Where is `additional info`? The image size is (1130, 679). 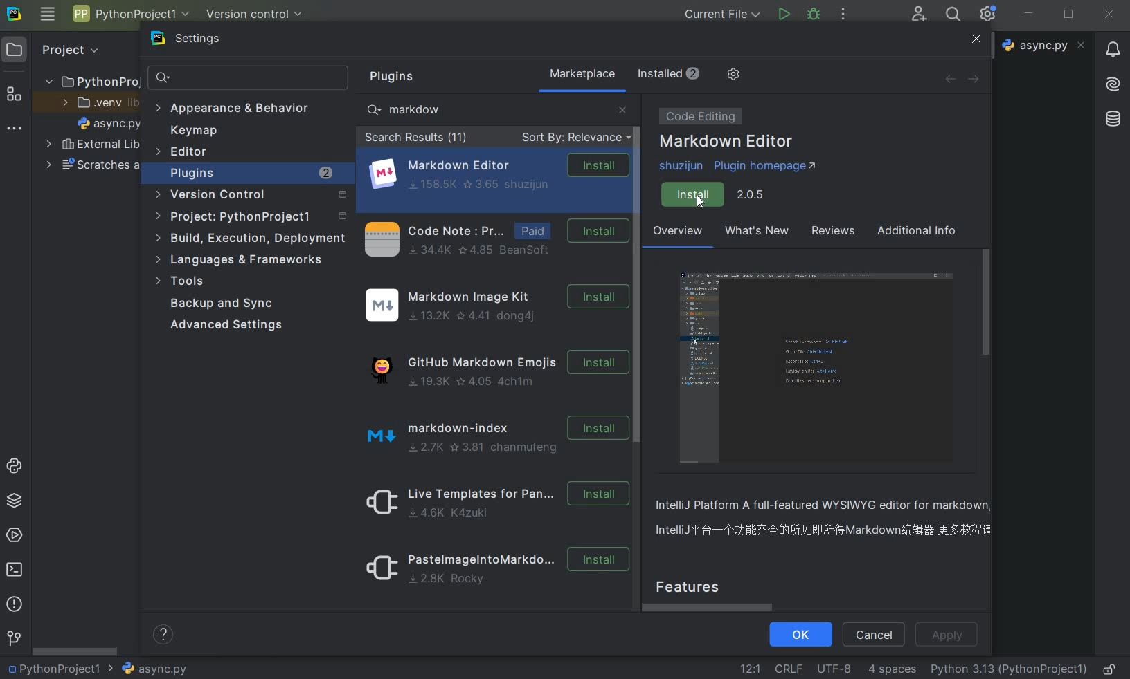
additional info is located at coordinates (917, 232).